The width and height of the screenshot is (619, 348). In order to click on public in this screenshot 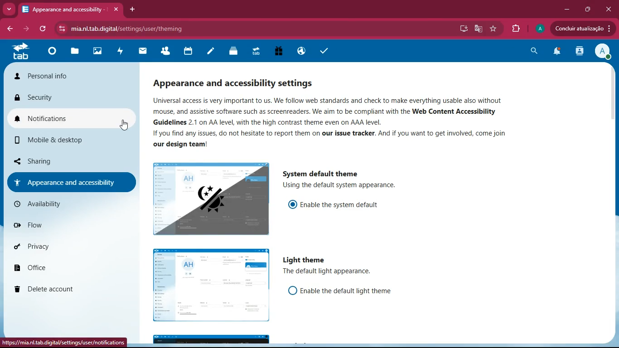, I will do `click(303, 51)`.